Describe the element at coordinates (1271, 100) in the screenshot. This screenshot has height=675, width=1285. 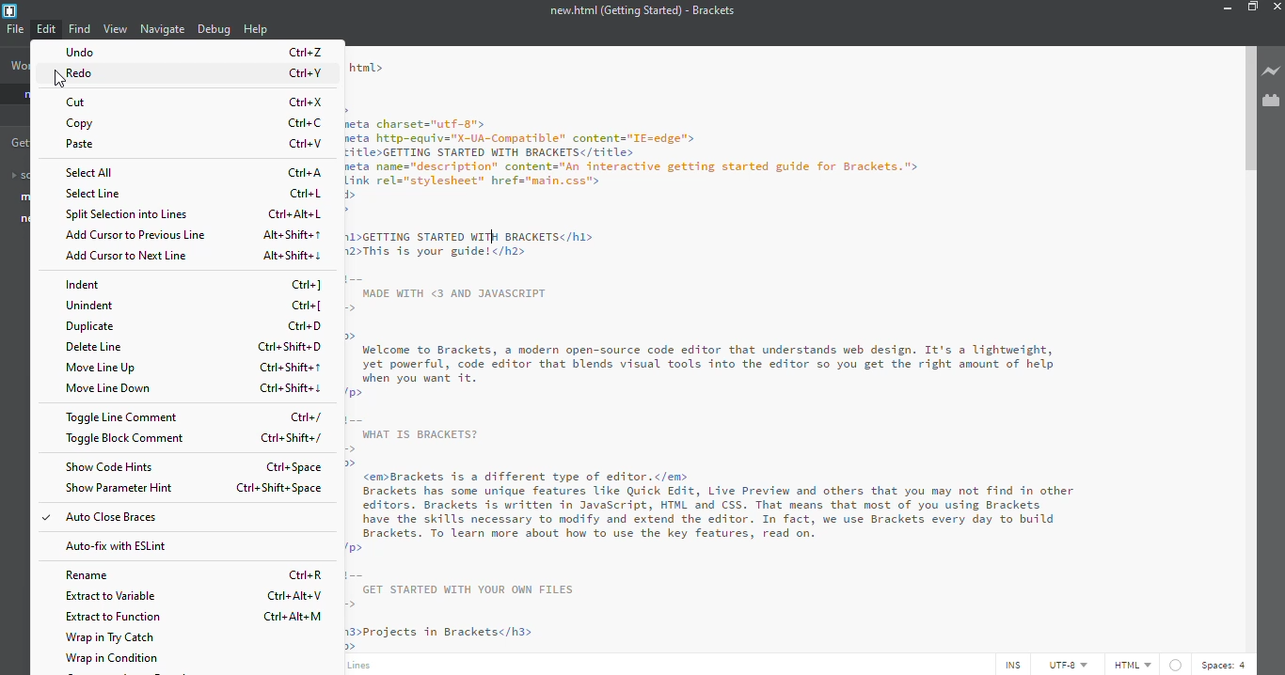
I see `enable extension` at that location.